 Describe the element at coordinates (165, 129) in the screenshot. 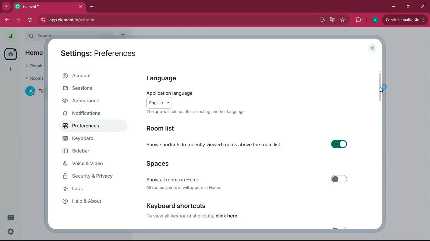

I see `room list` at that location.